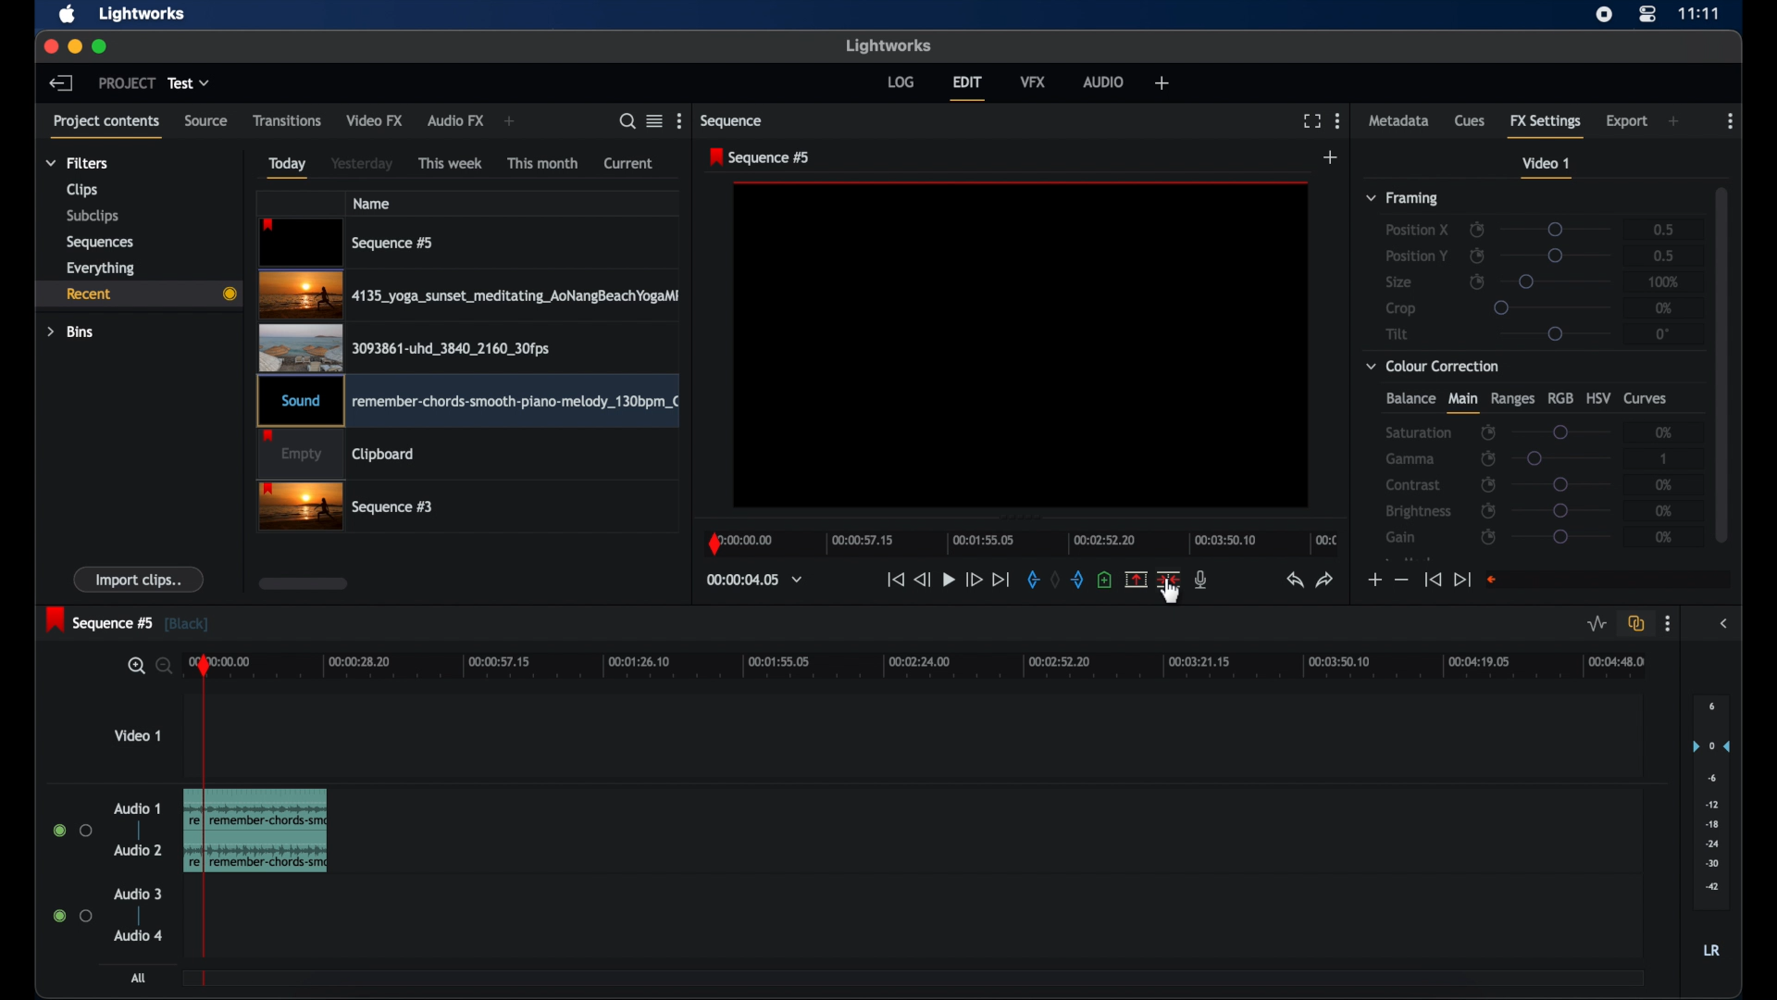 Image resolution: width=1777 pixels, height=1000 pixels. I want to click on framing, so click(1404, 199).